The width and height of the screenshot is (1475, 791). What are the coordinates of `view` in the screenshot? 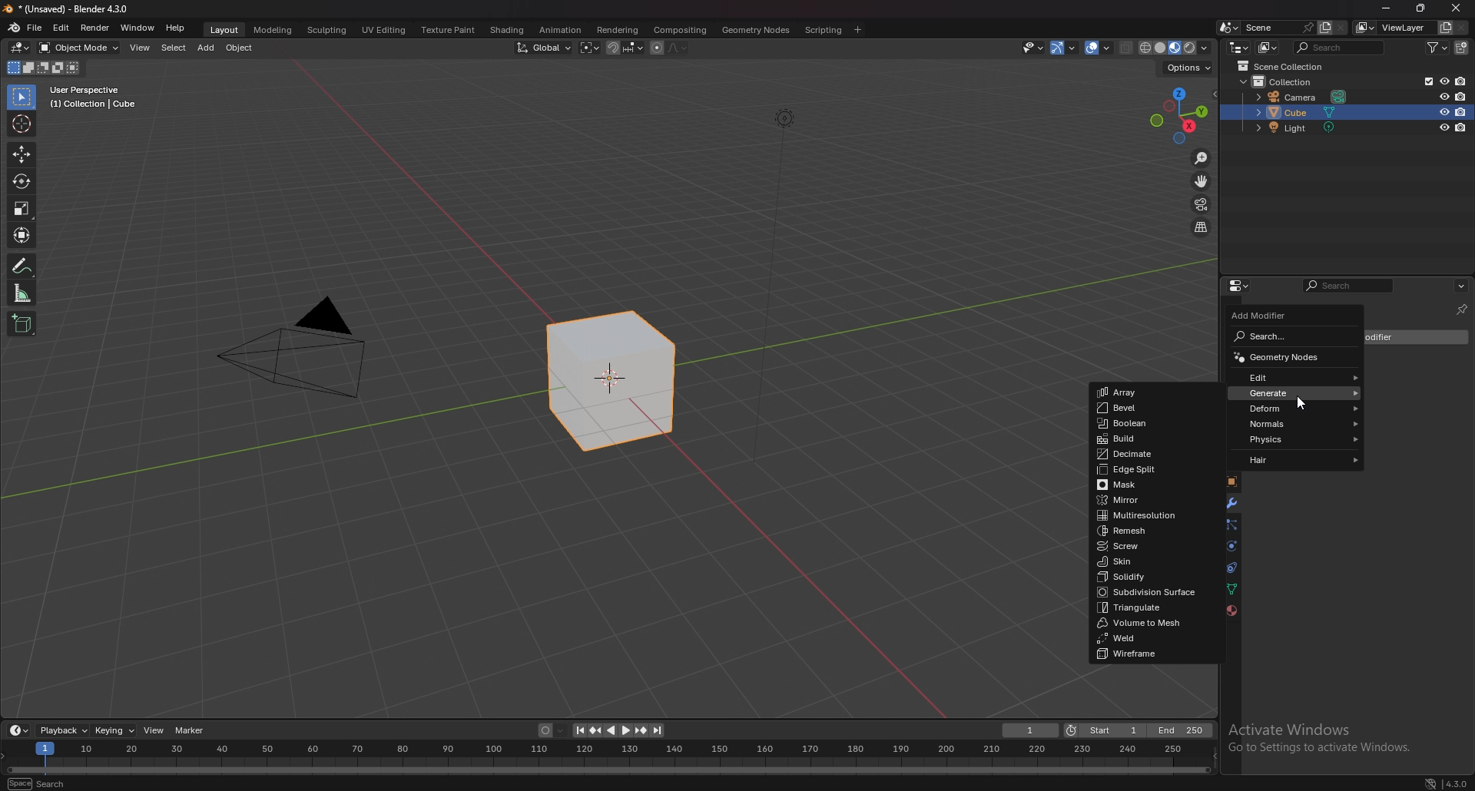 It's located at (154, 730).